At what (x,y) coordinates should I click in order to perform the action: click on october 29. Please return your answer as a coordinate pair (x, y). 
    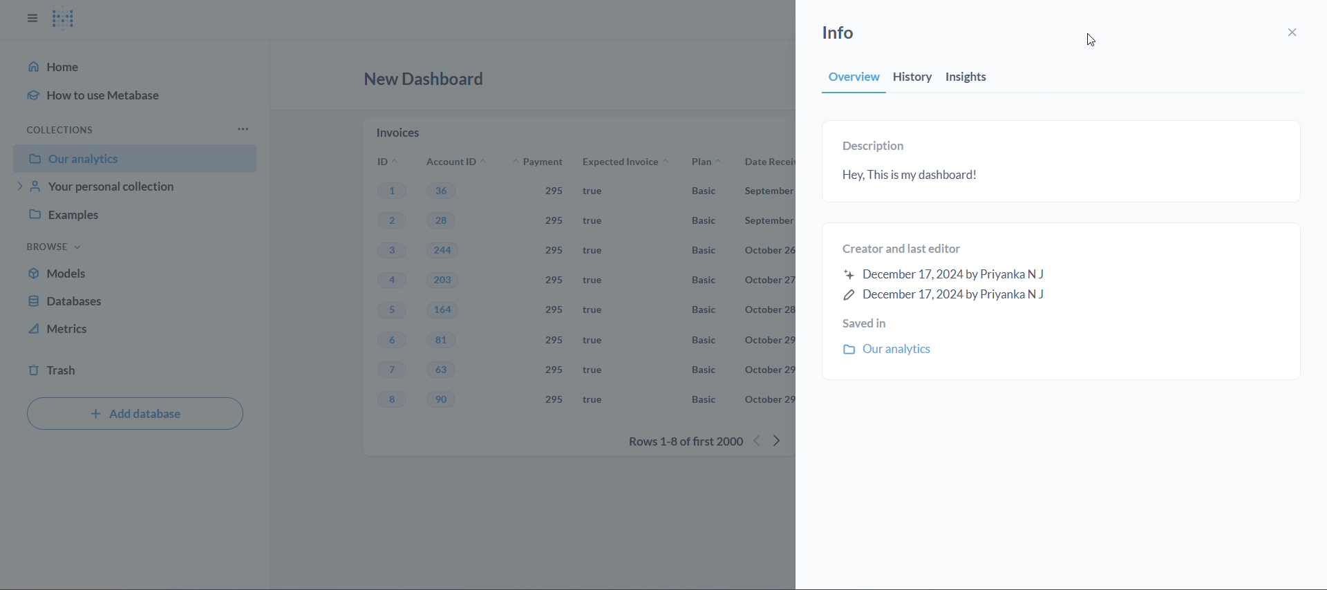
    Looking at the image, I should click on (768, 340).